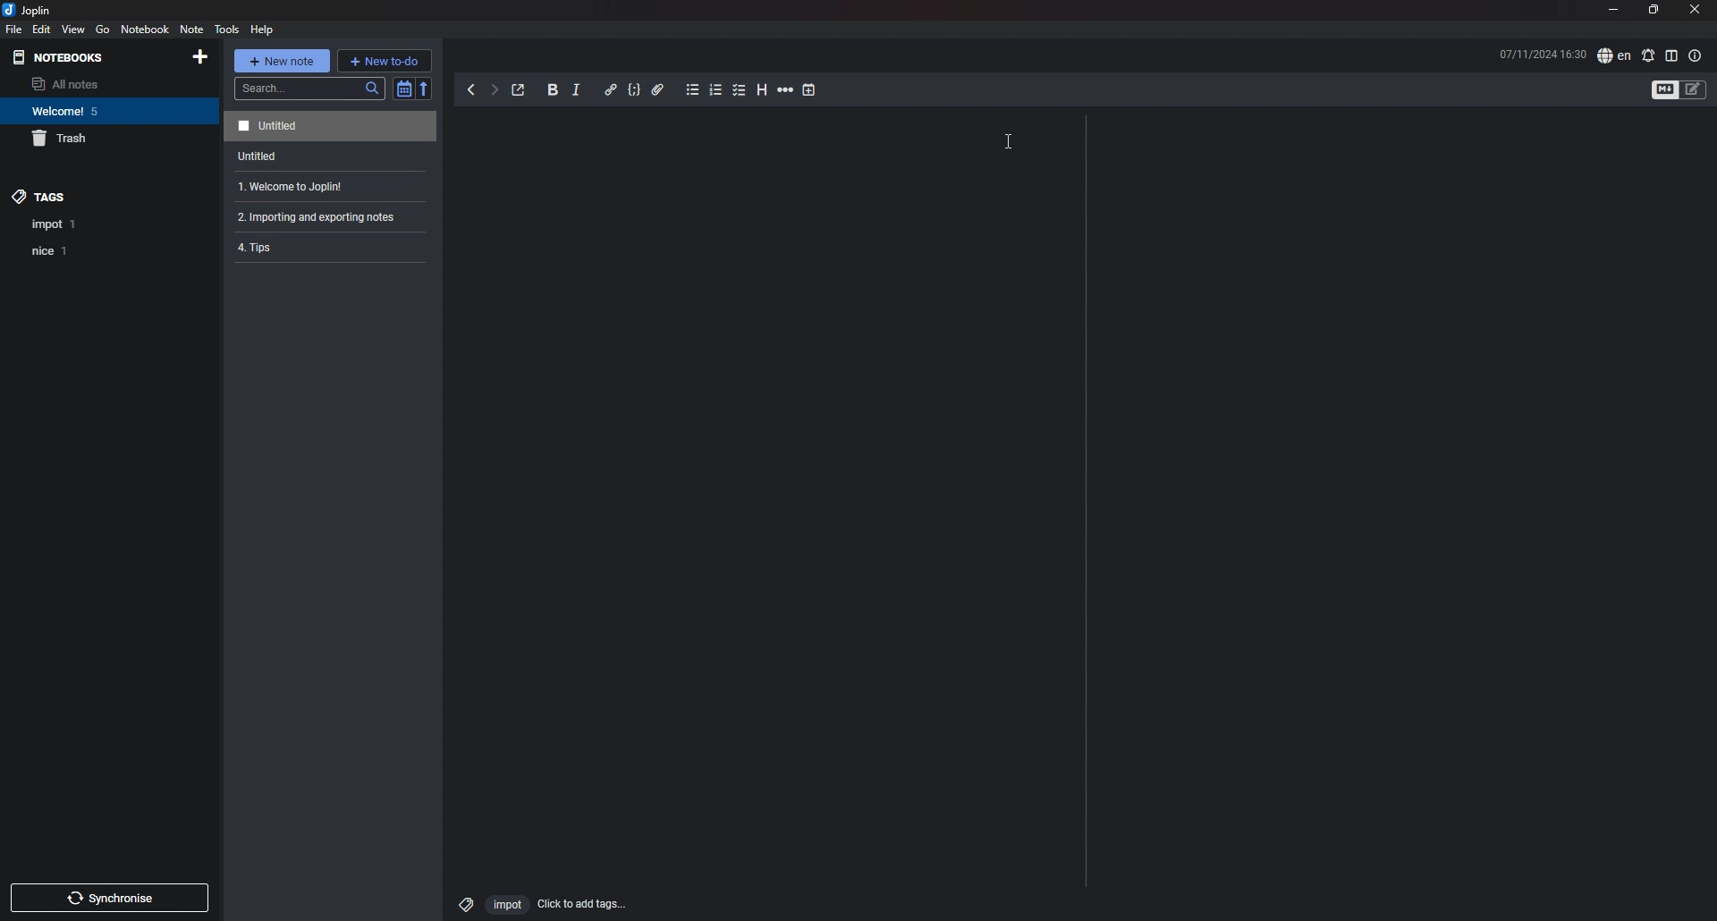 This screenshot has width=1717, height=921. I want to click on notebook, so click(90, 111).